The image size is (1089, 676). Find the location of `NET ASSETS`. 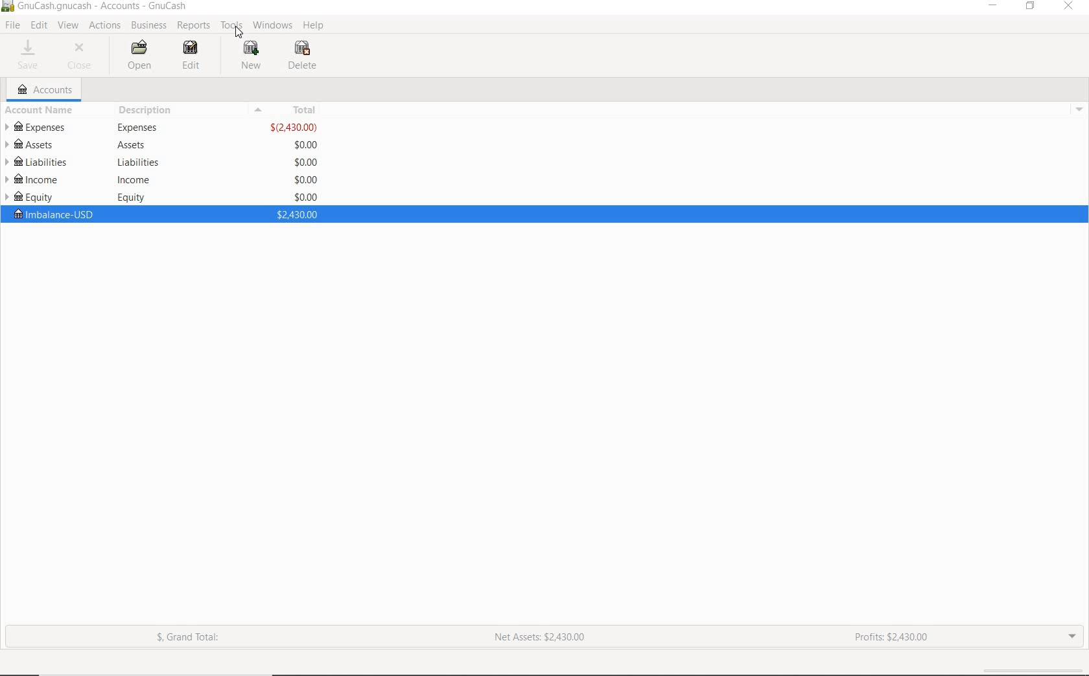

NET ASSETS is located at coordinates (539, 637).